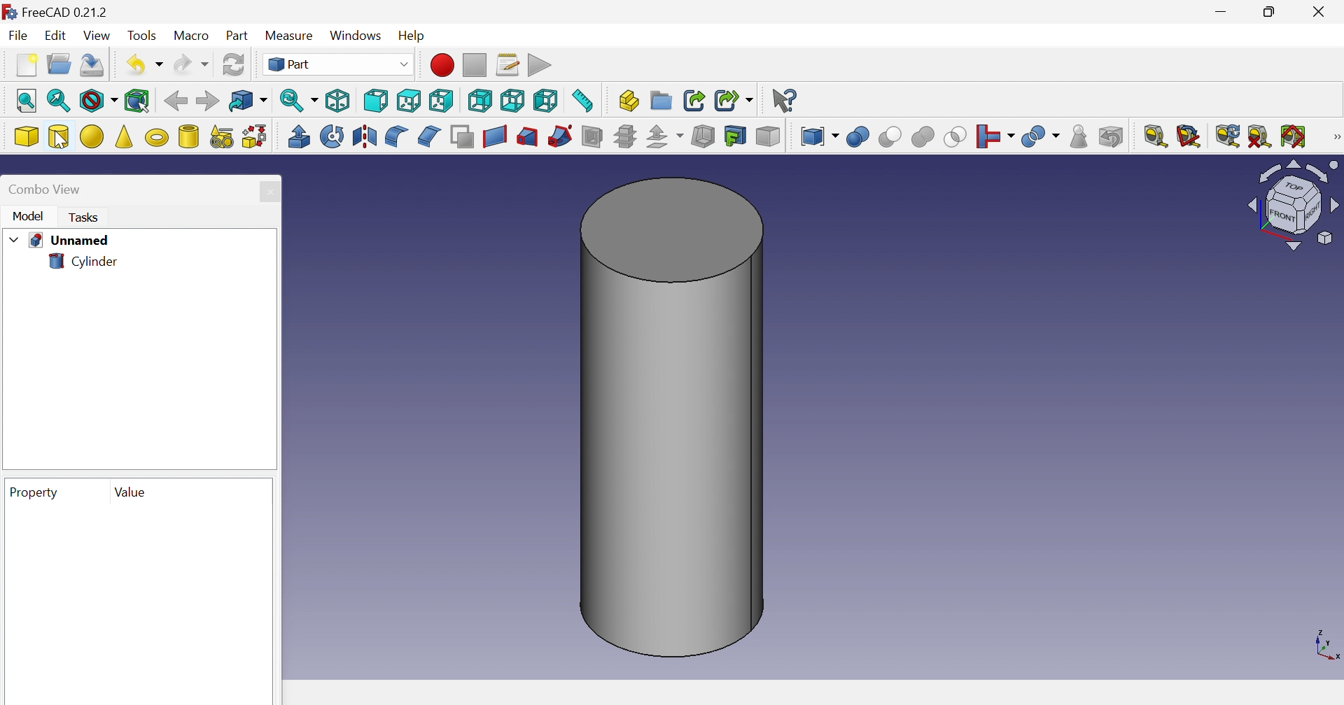 The height and width of the screenshot is (705, 1344). Describe the element at coordinates (145, 64) in the screenshot. I see `Undo` at that location.